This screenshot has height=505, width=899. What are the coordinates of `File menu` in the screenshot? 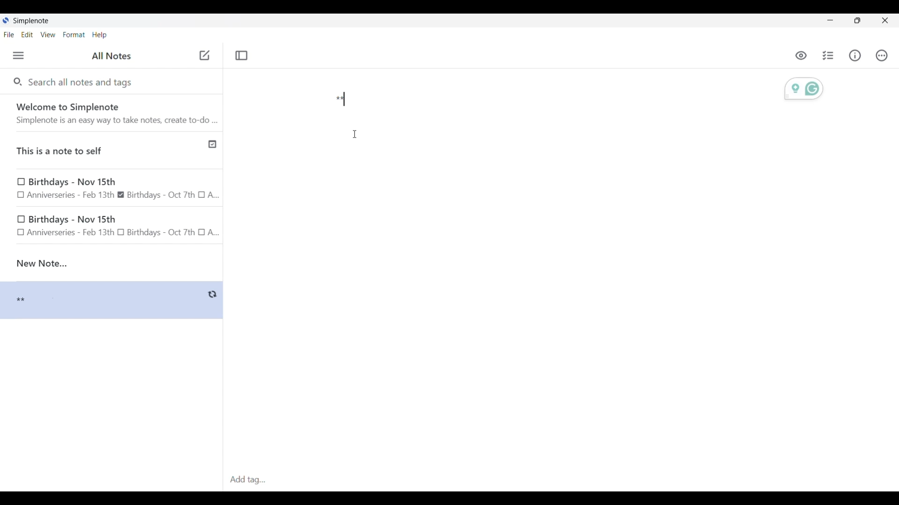 It's located at (9, 34).